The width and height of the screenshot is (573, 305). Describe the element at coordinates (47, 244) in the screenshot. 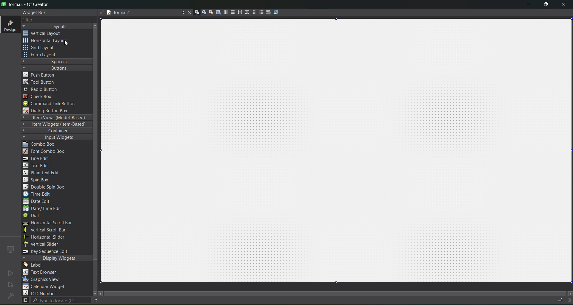

I see `vertical slider` at that location.